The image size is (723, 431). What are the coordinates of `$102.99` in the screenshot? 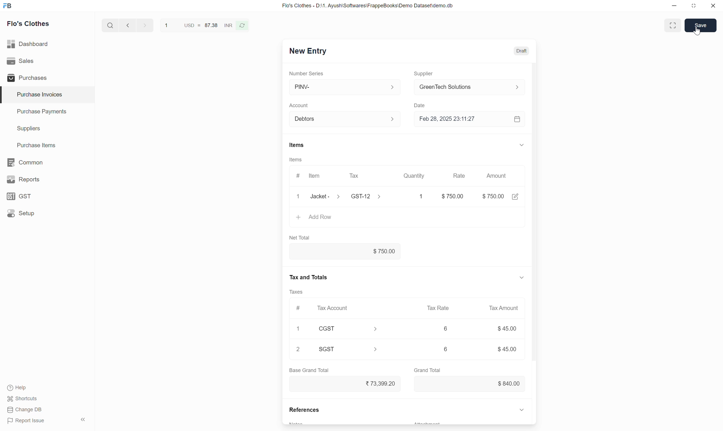 It's located at (345, 251).